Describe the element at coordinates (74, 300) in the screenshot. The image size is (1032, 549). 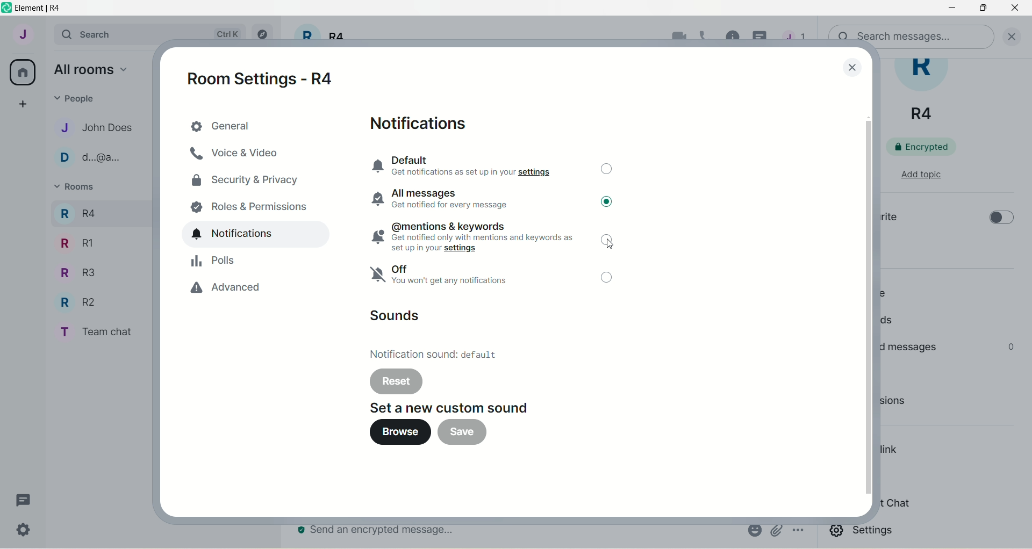
I see `R R2` at that location.